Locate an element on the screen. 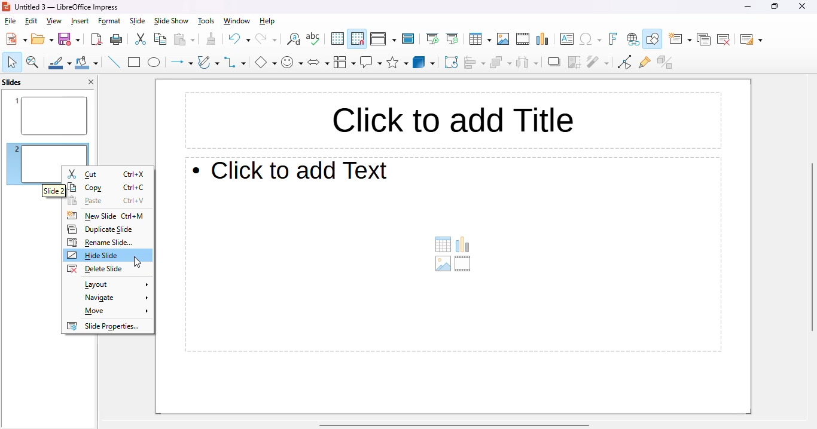 Image resolution: width=817 pixels, height=429 pixels. toggle extrusion is located at coordinates (664, 62).